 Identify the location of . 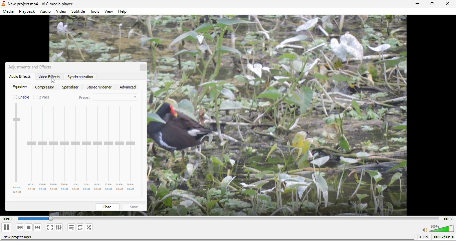
(7, 227).